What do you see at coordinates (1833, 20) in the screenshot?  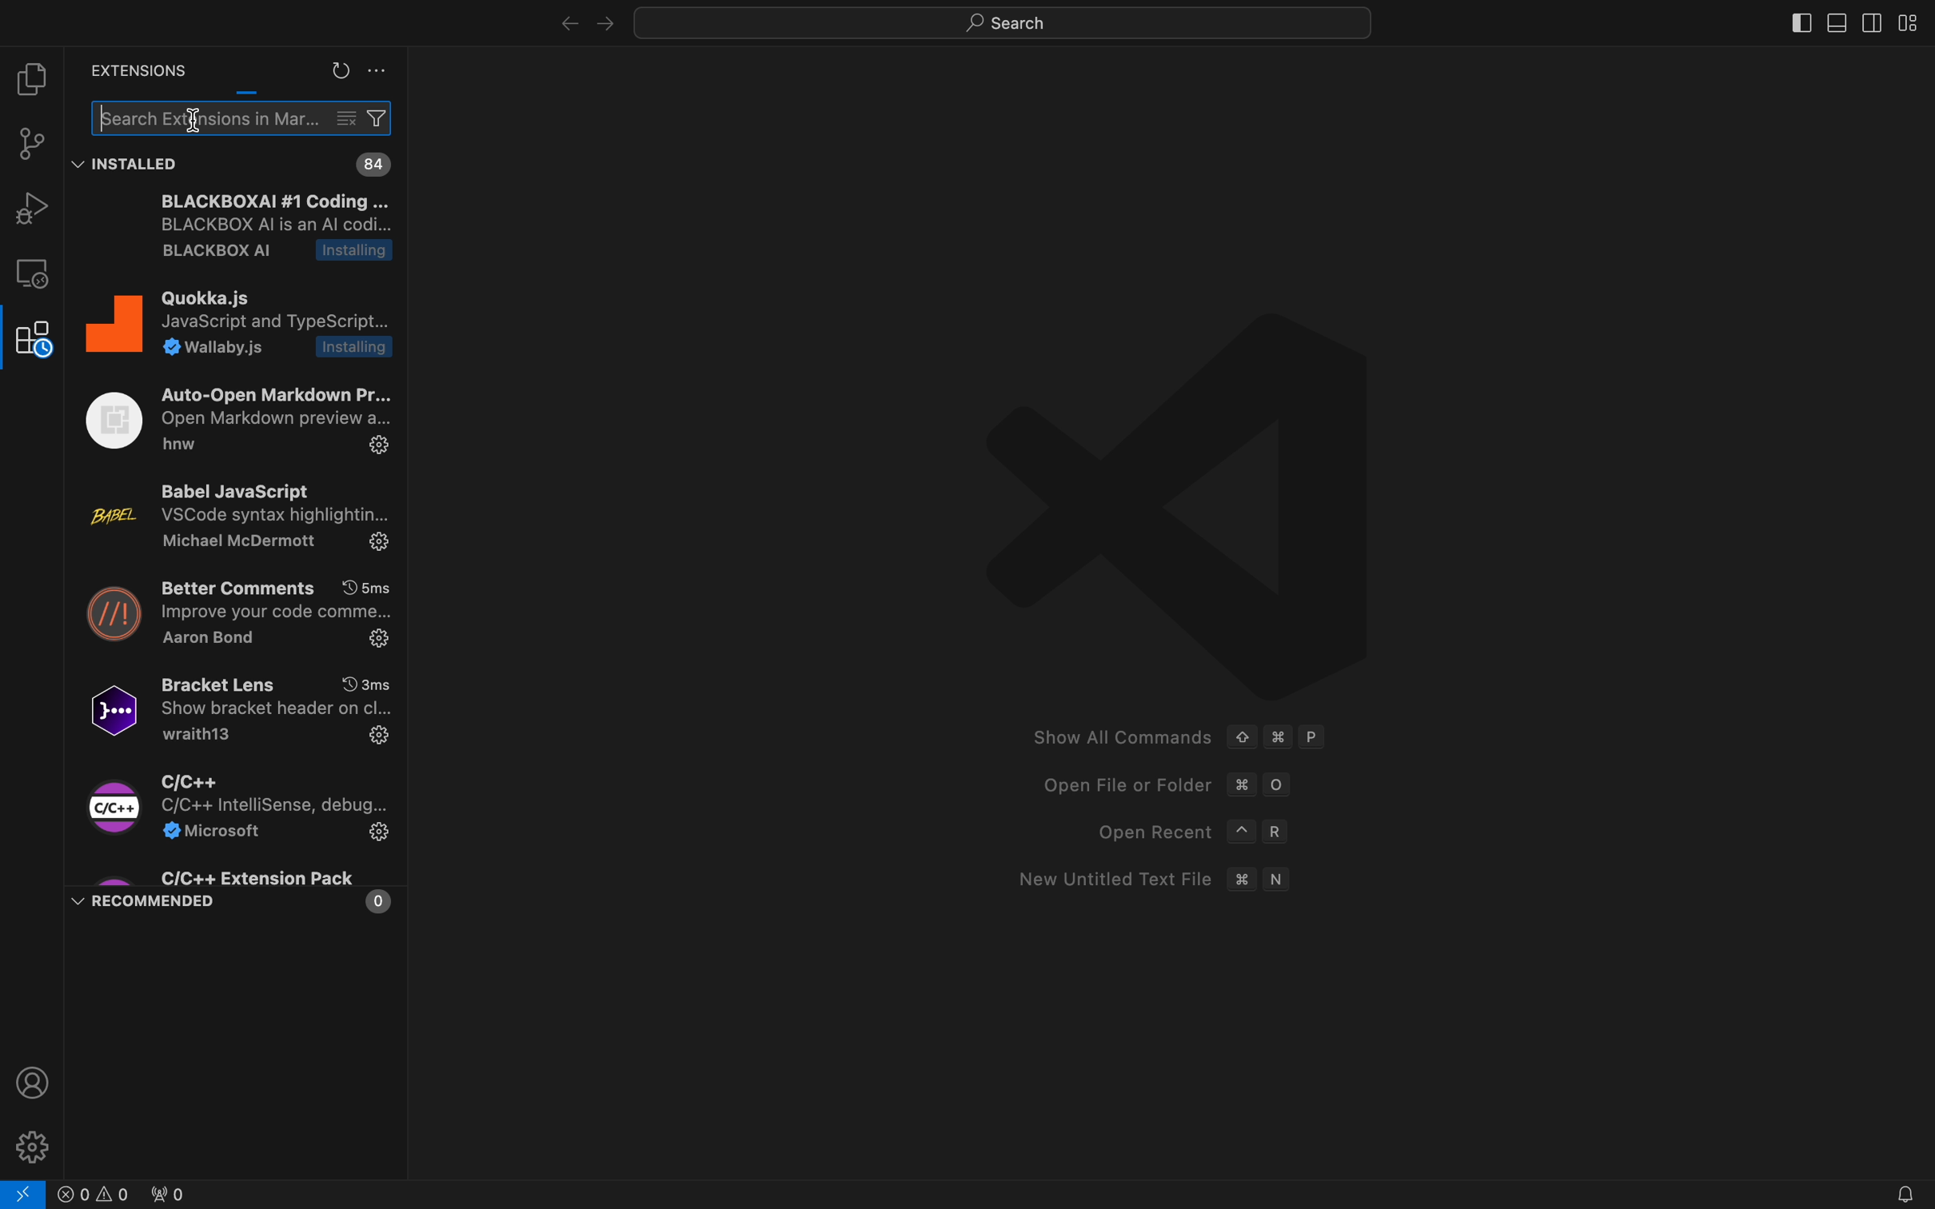 I see `toggle primary bar` at bounding box center [1833, 20].